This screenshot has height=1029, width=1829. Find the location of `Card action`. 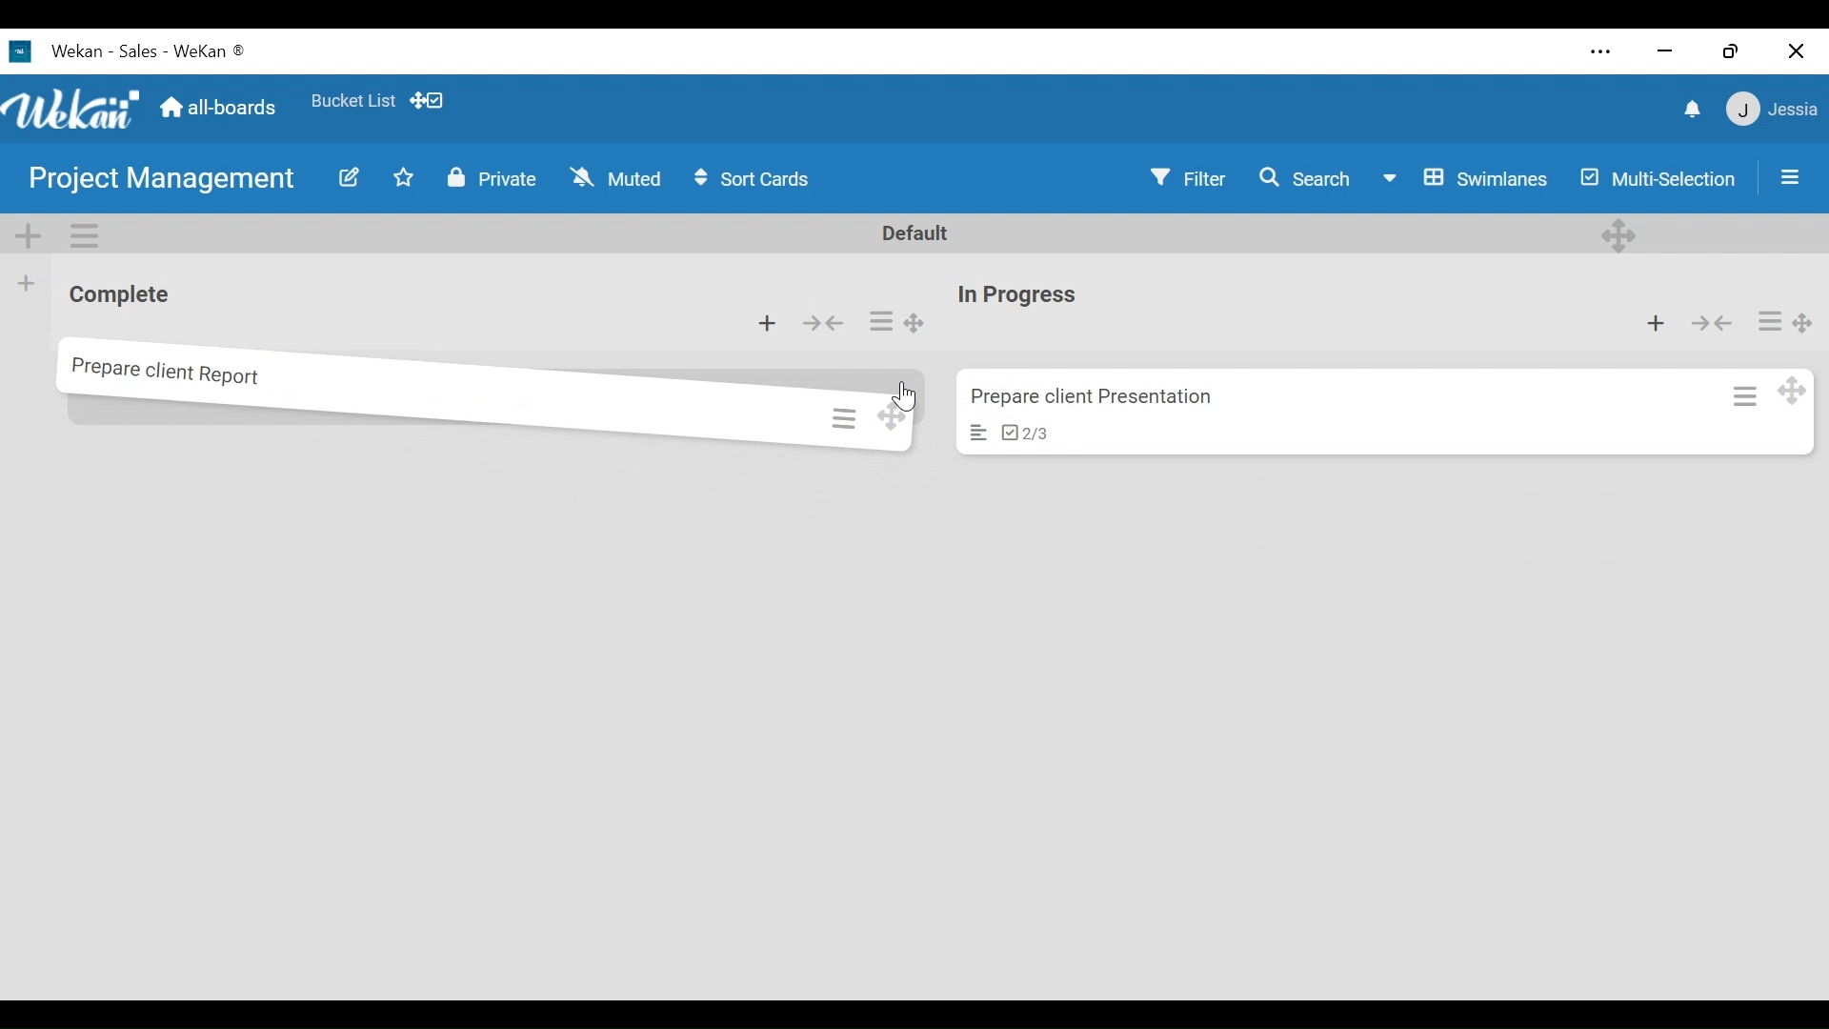

Card action is located at coordinates (1739, 401).